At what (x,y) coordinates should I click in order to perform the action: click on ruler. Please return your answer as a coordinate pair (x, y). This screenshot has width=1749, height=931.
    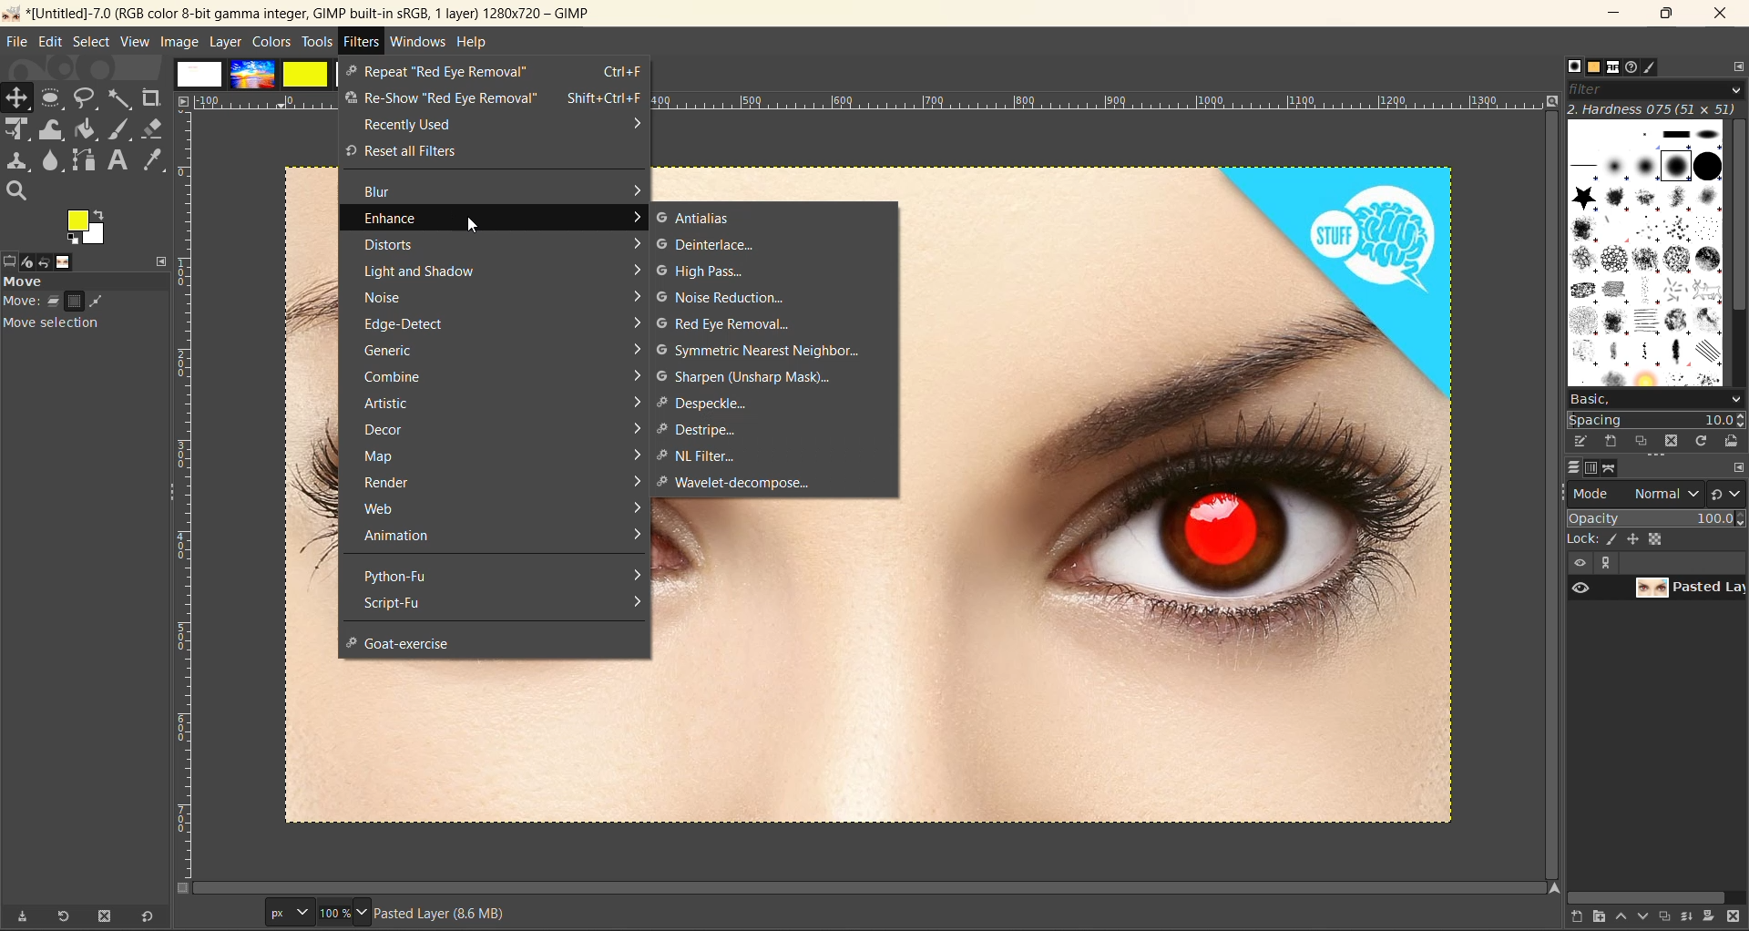
    Looking at the image, I should click on (1107, 100).